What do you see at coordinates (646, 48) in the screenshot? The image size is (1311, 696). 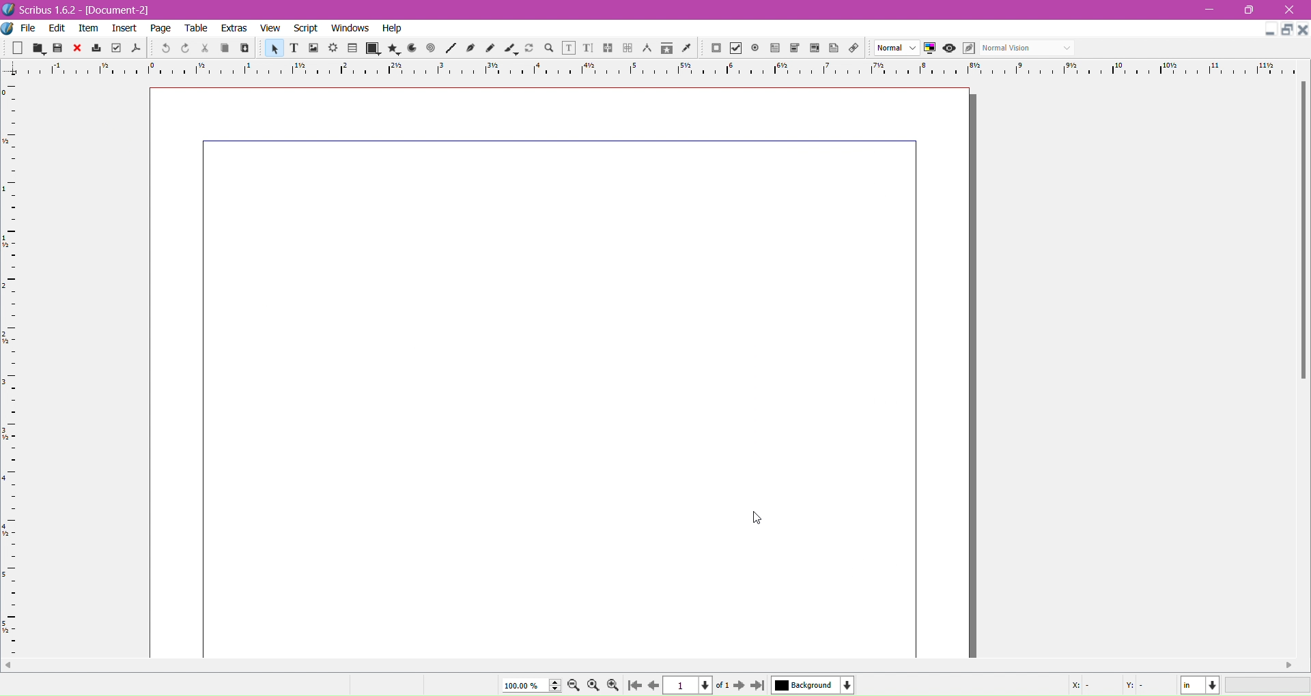 I see `icon` at bounding box center [646, 48].